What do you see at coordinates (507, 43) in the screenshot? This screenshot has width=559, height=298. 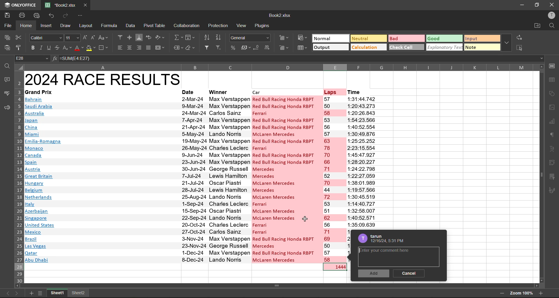 I see `more options` at bounding box center [507, 43].